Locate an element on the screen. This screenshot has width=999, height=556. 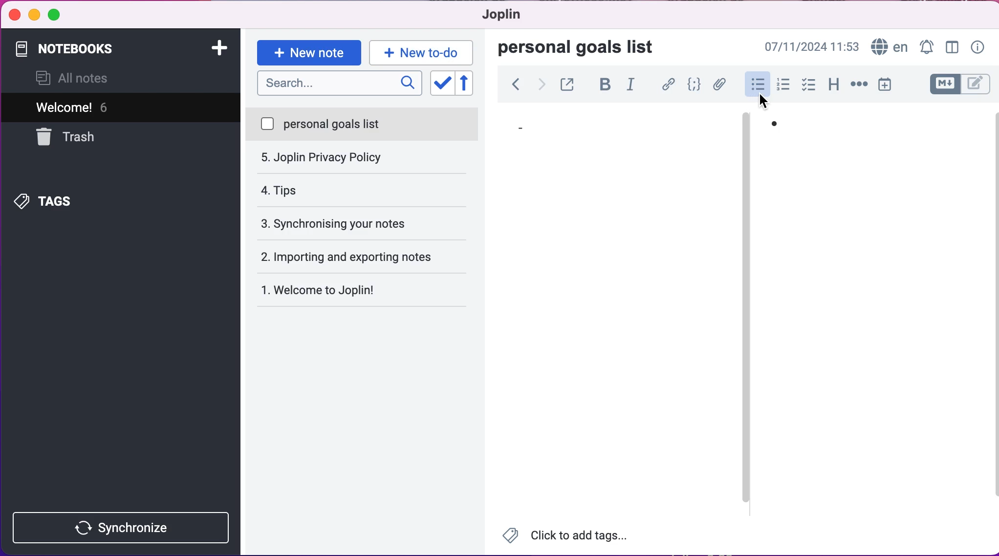
check box is located at coordinates (808, 88).